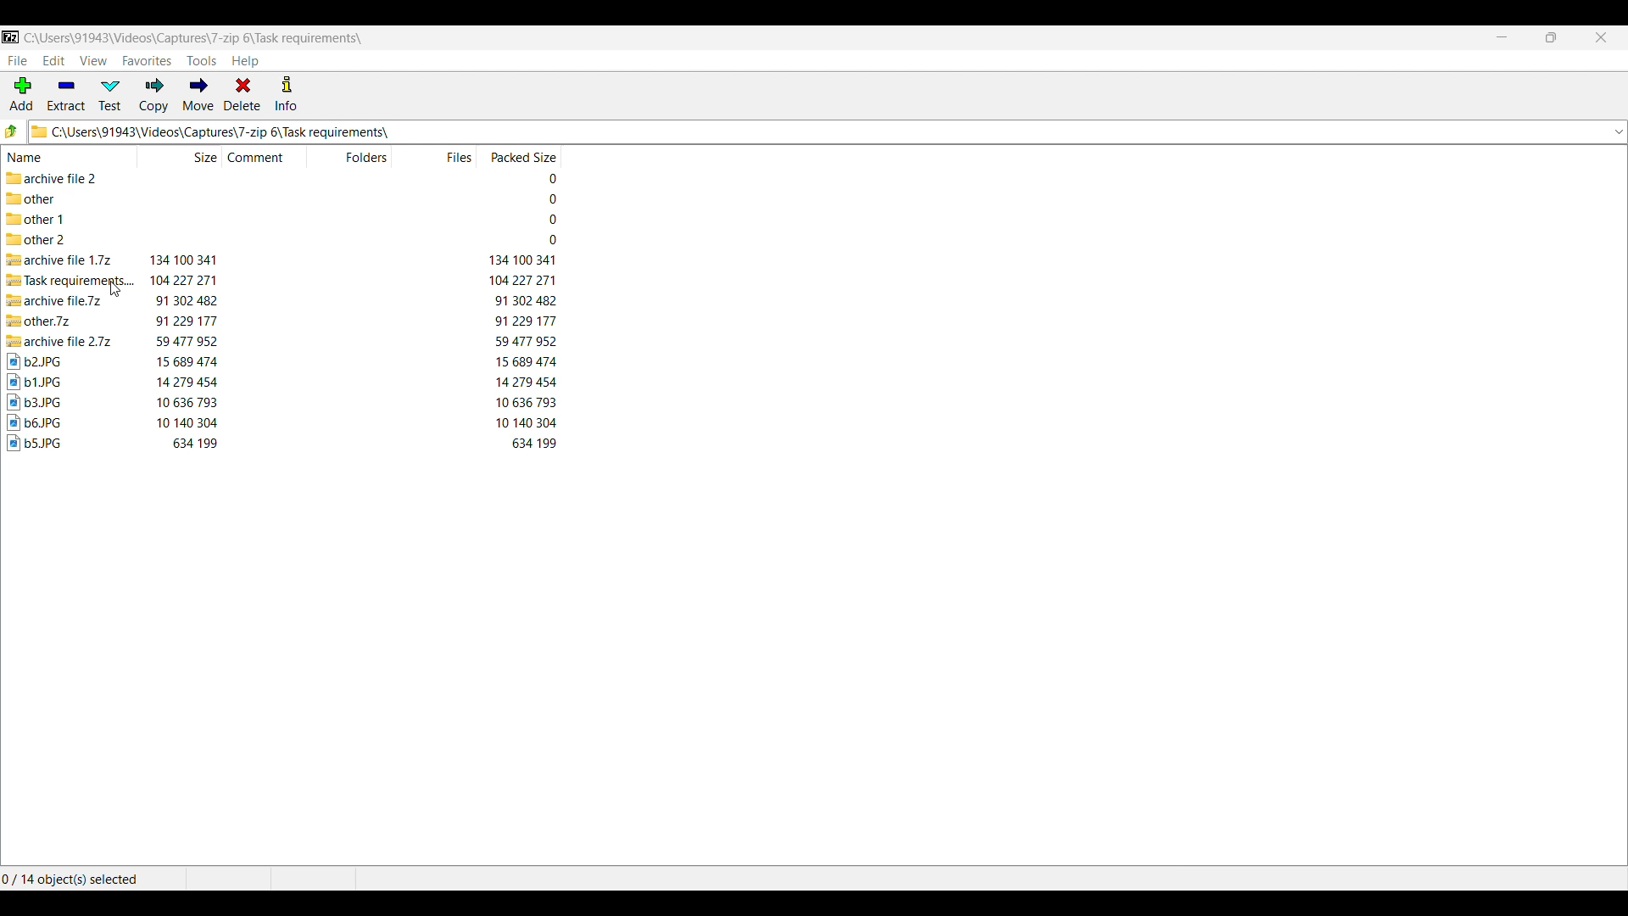  Describe the element at coordinates (56, 299) in the screenshot. I see `compressed file` at that location.